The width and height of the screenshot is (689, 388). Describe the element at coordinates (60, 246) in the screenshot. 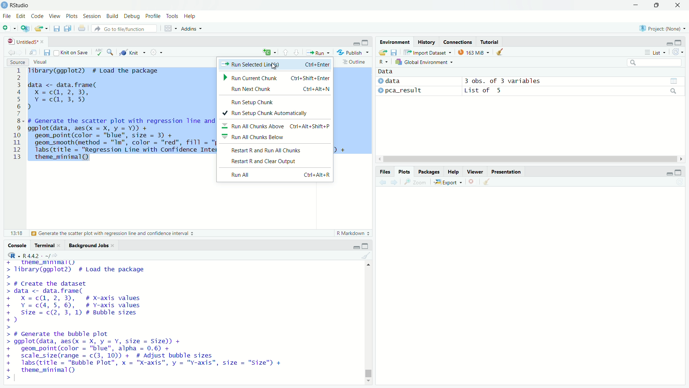

I see `close` at that location.